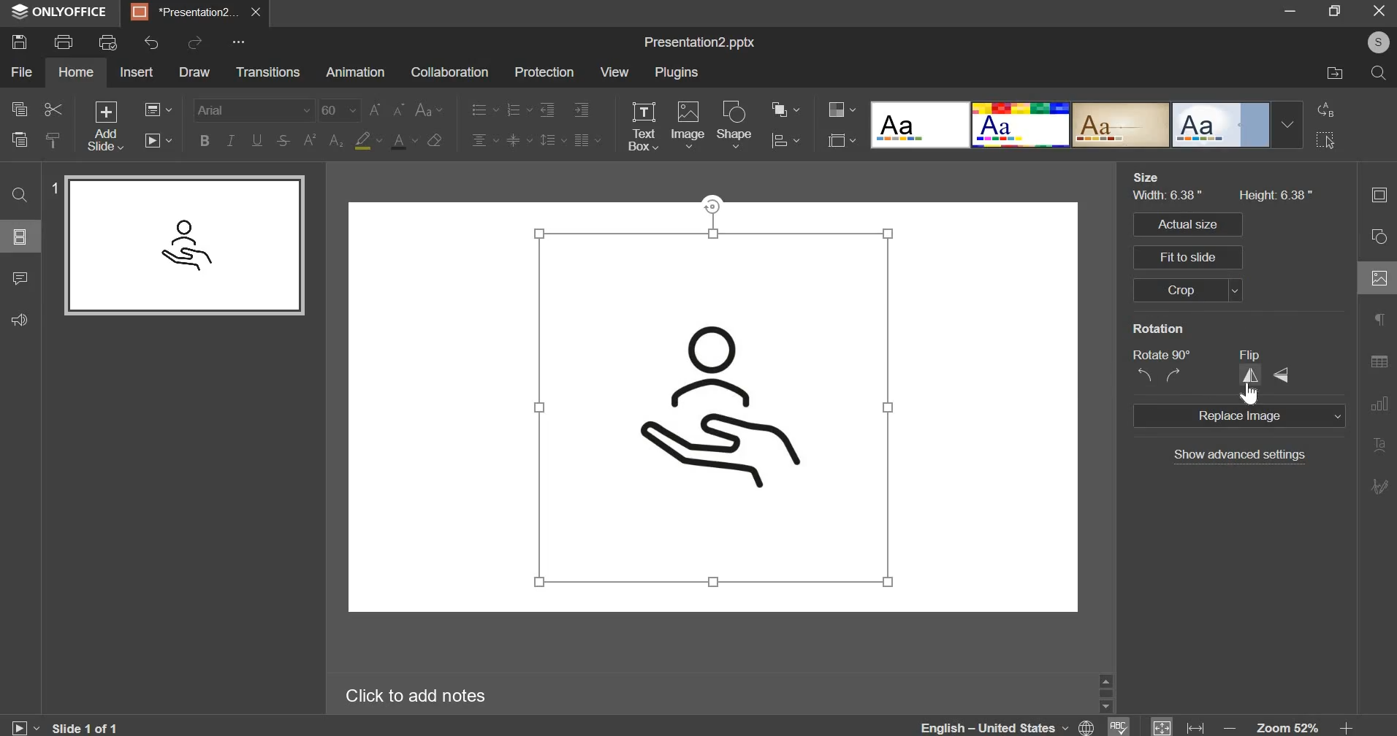 This screenshot has width=1397, height=736. Describe the element at coordinates (1105, 693) in the screenshot. I see `vertical slider` at that location.